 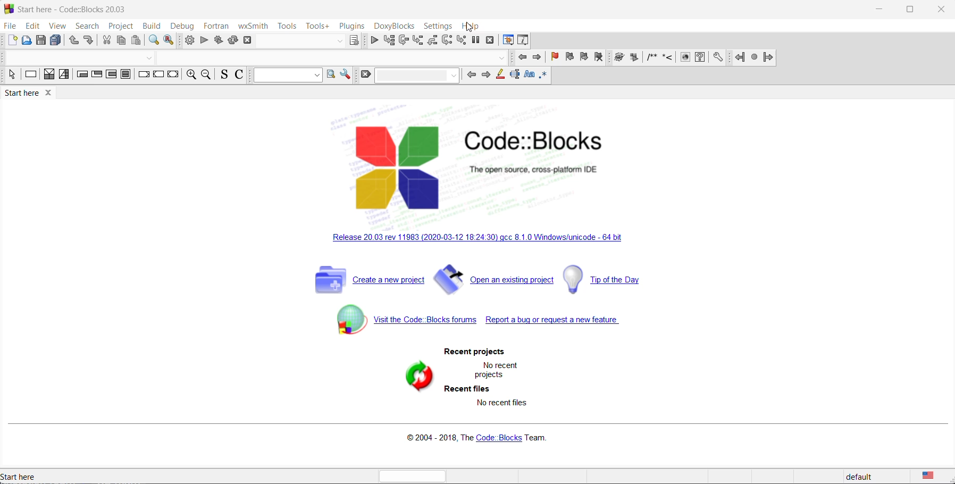 What do you see at coordinates (331, 76) in the screenshot?
I see `option window` at bounding box center [331, 76].